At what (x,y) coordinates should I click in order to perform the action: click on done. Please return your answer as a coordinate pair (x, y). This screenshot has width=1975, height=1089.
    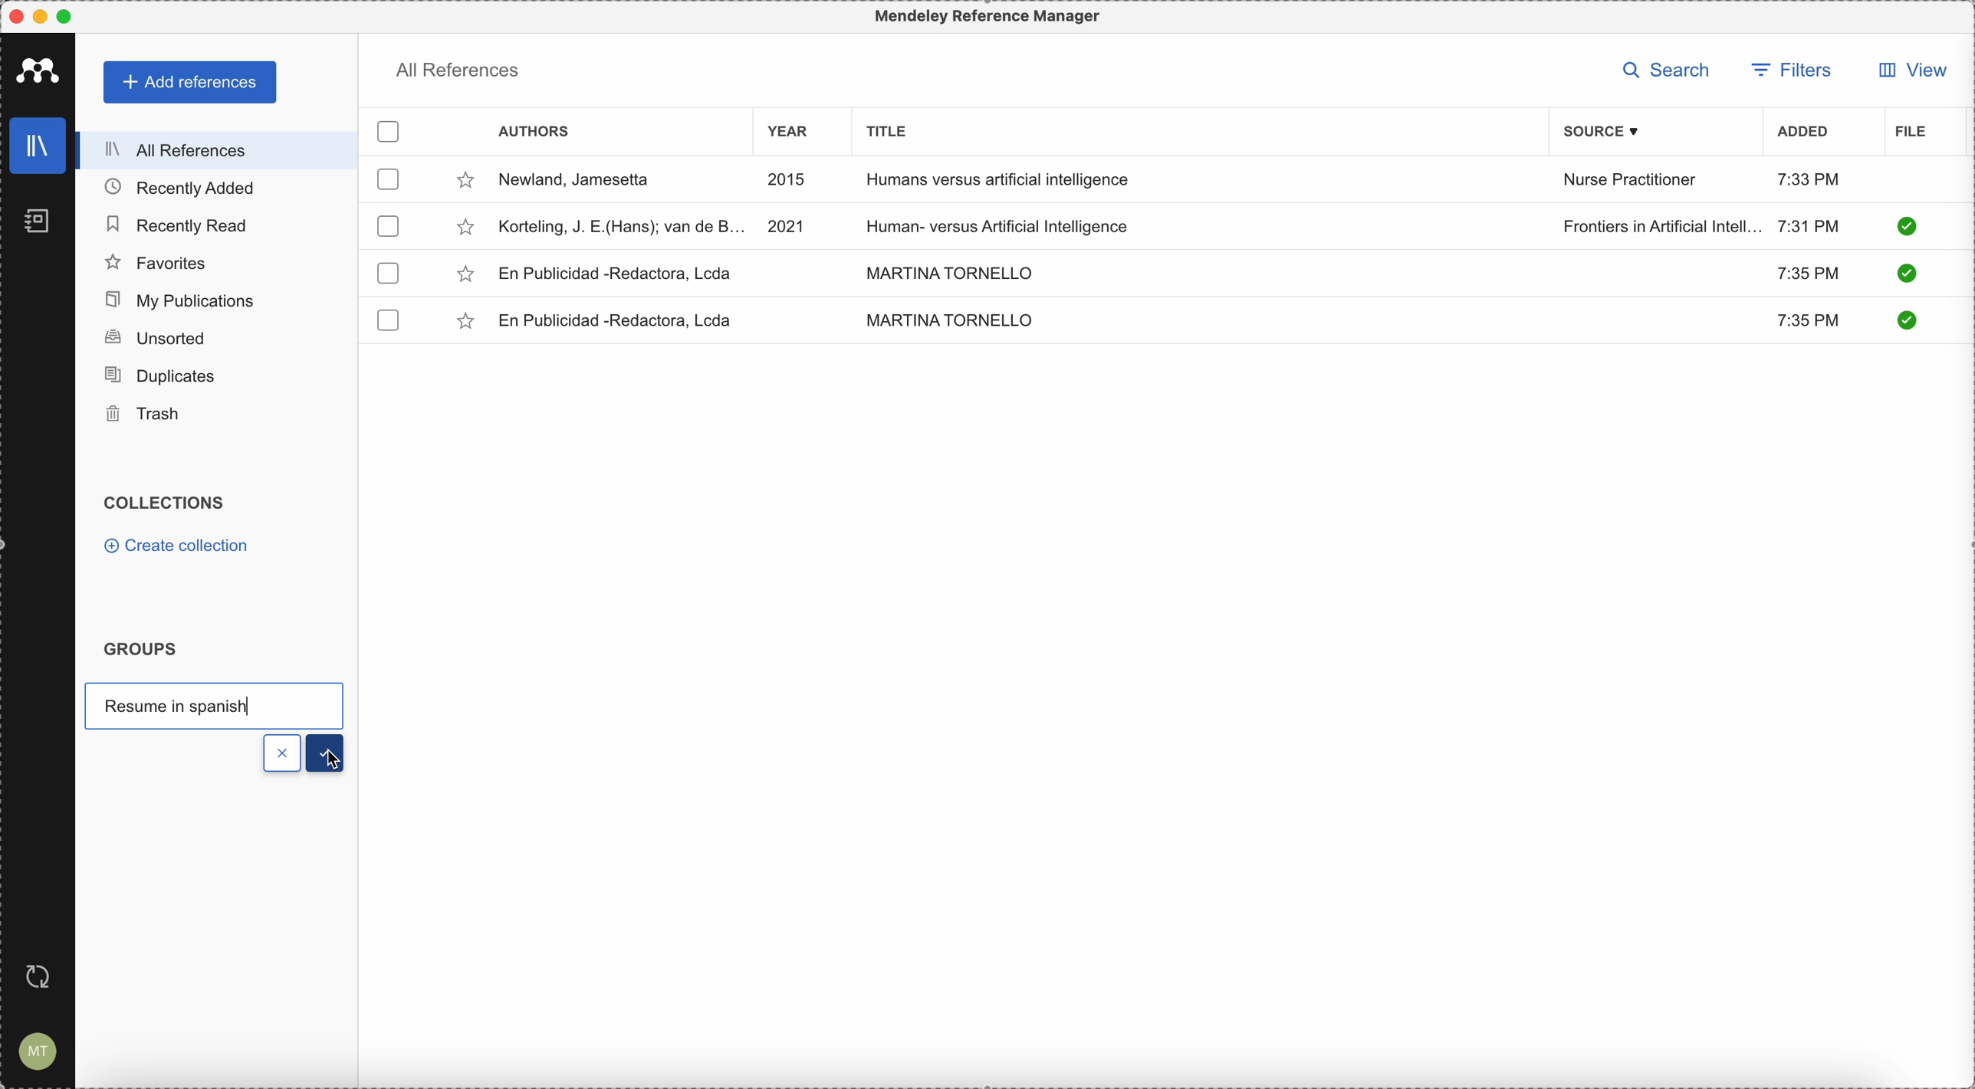
    Looking at the image, I should click on (314, 753).